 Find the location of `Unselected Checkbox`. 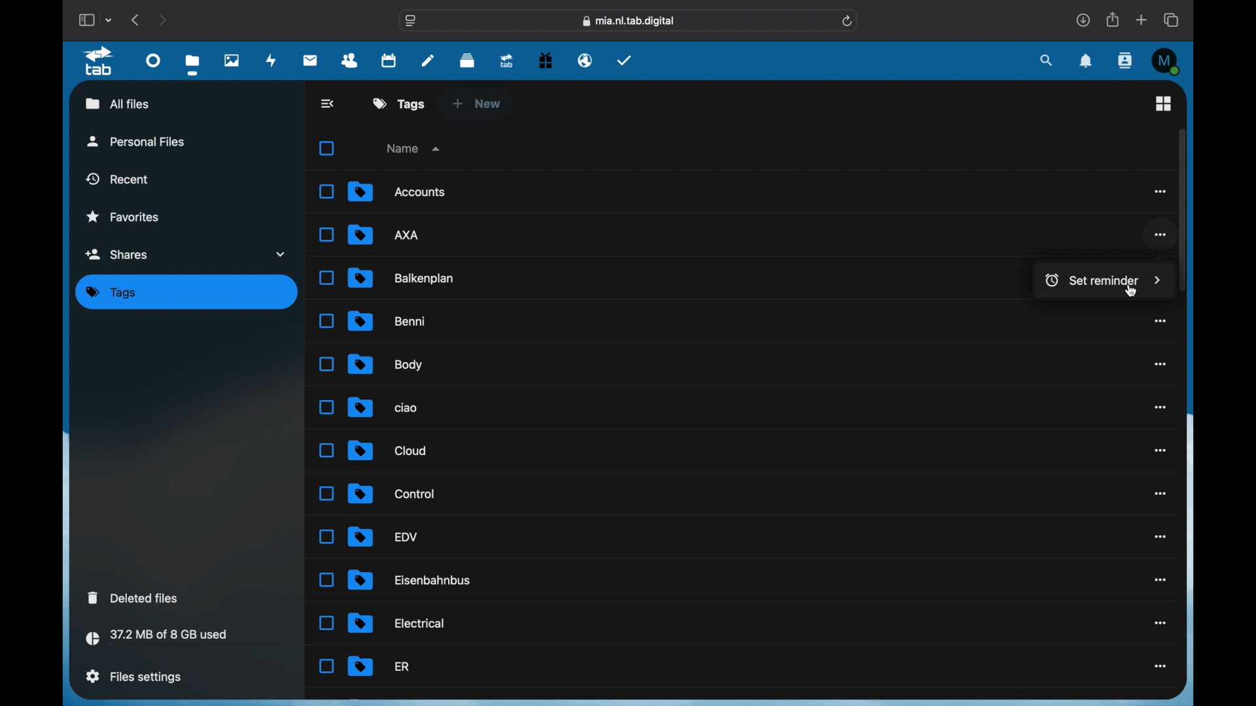

Unselected Checkbox is located at coordinates (326, 235).